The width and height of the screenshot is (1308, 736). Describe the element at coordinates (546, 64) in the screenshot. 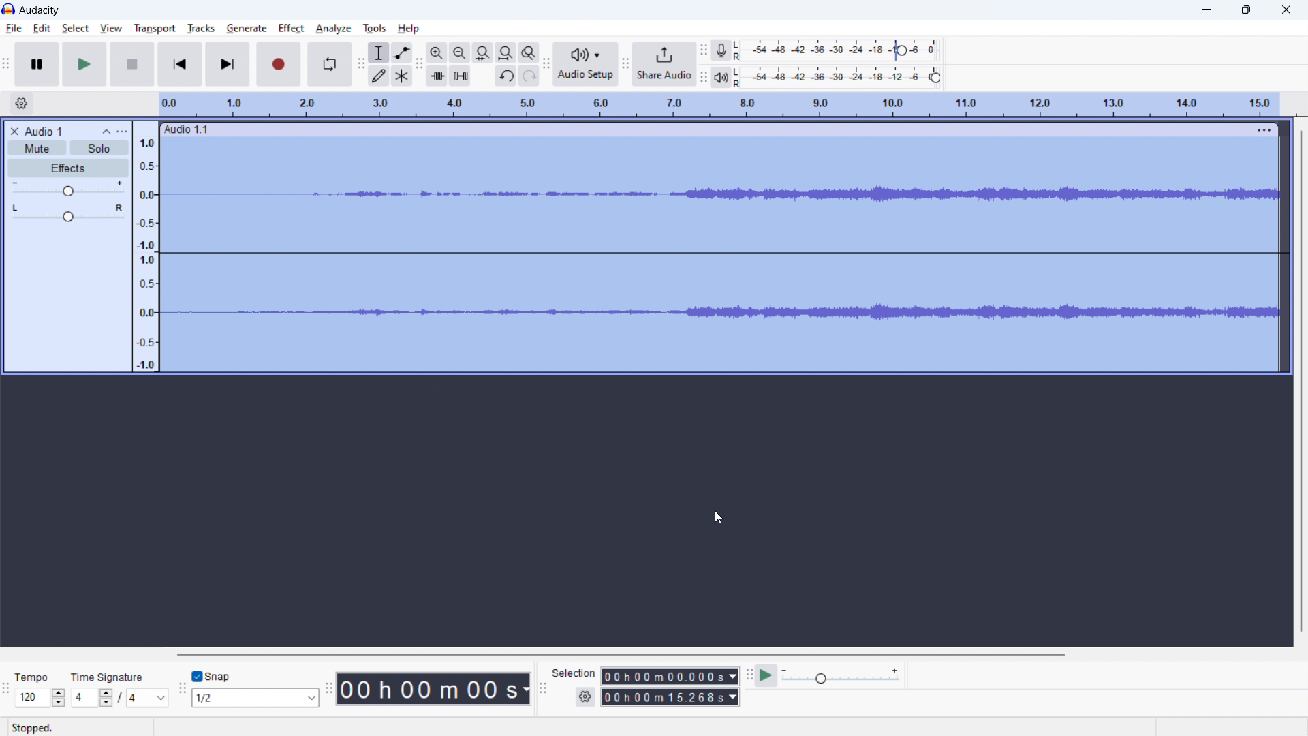

I see `audio setup toolbar` at that location.